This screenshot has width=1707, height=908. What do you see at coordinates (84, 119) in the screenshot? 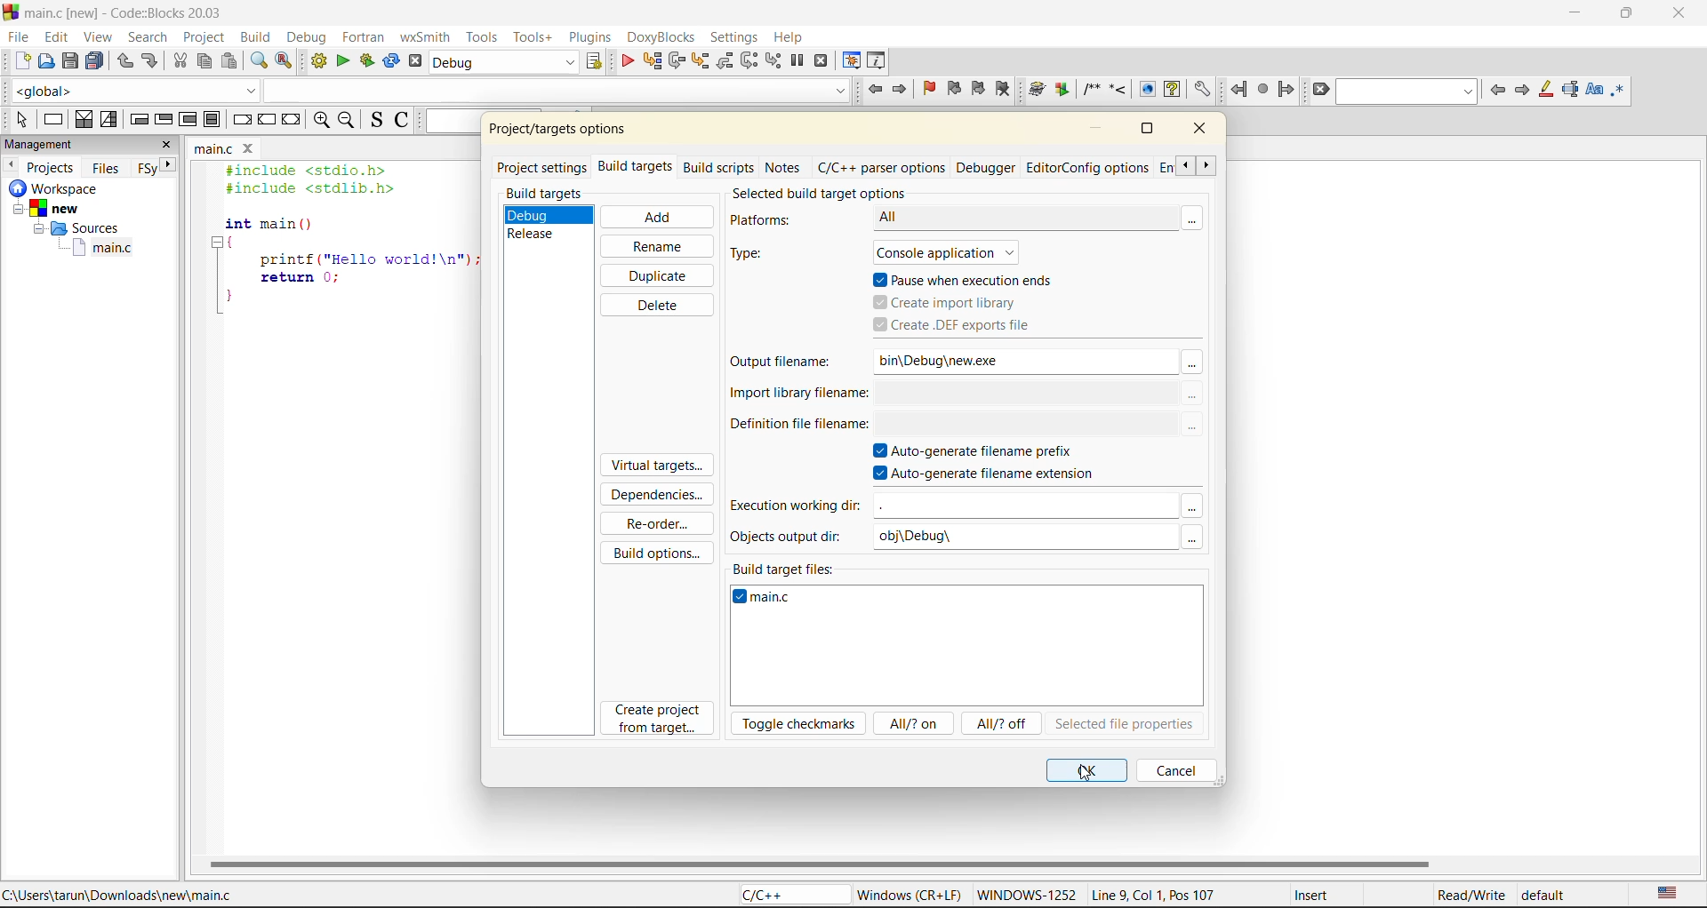
I see `decision` at bounding box center [84, 119].